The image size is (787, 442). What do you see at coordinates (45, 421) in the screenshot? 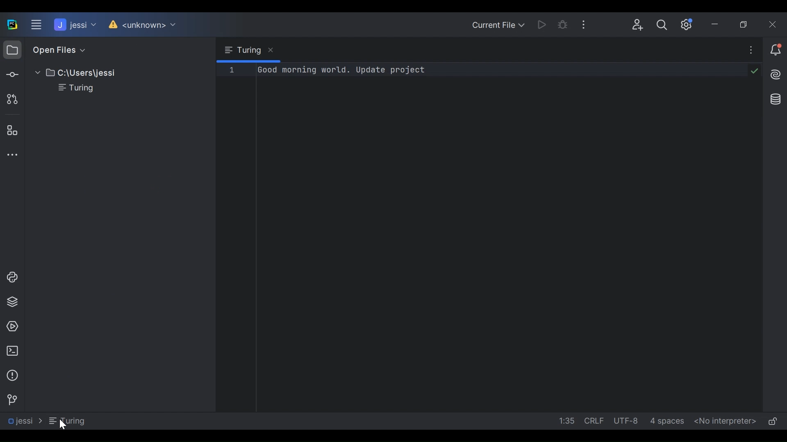
I see `Navigation` at bounding box center [45, 421].